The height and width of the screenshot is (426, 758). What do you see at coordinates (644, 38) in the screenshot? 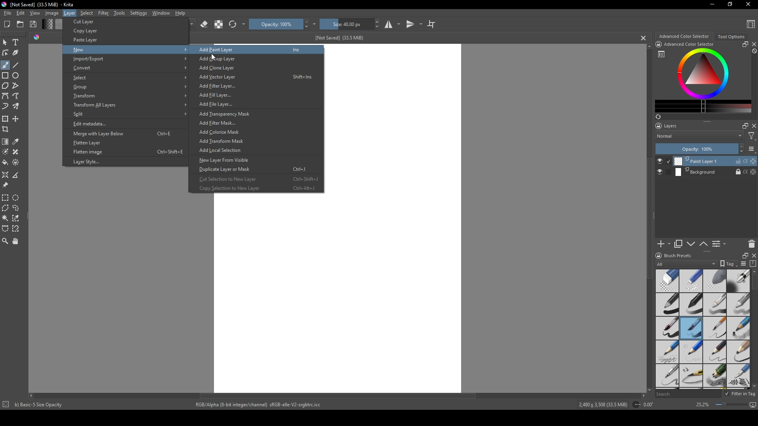
I see `cancel` at bounding box center [644, 38].